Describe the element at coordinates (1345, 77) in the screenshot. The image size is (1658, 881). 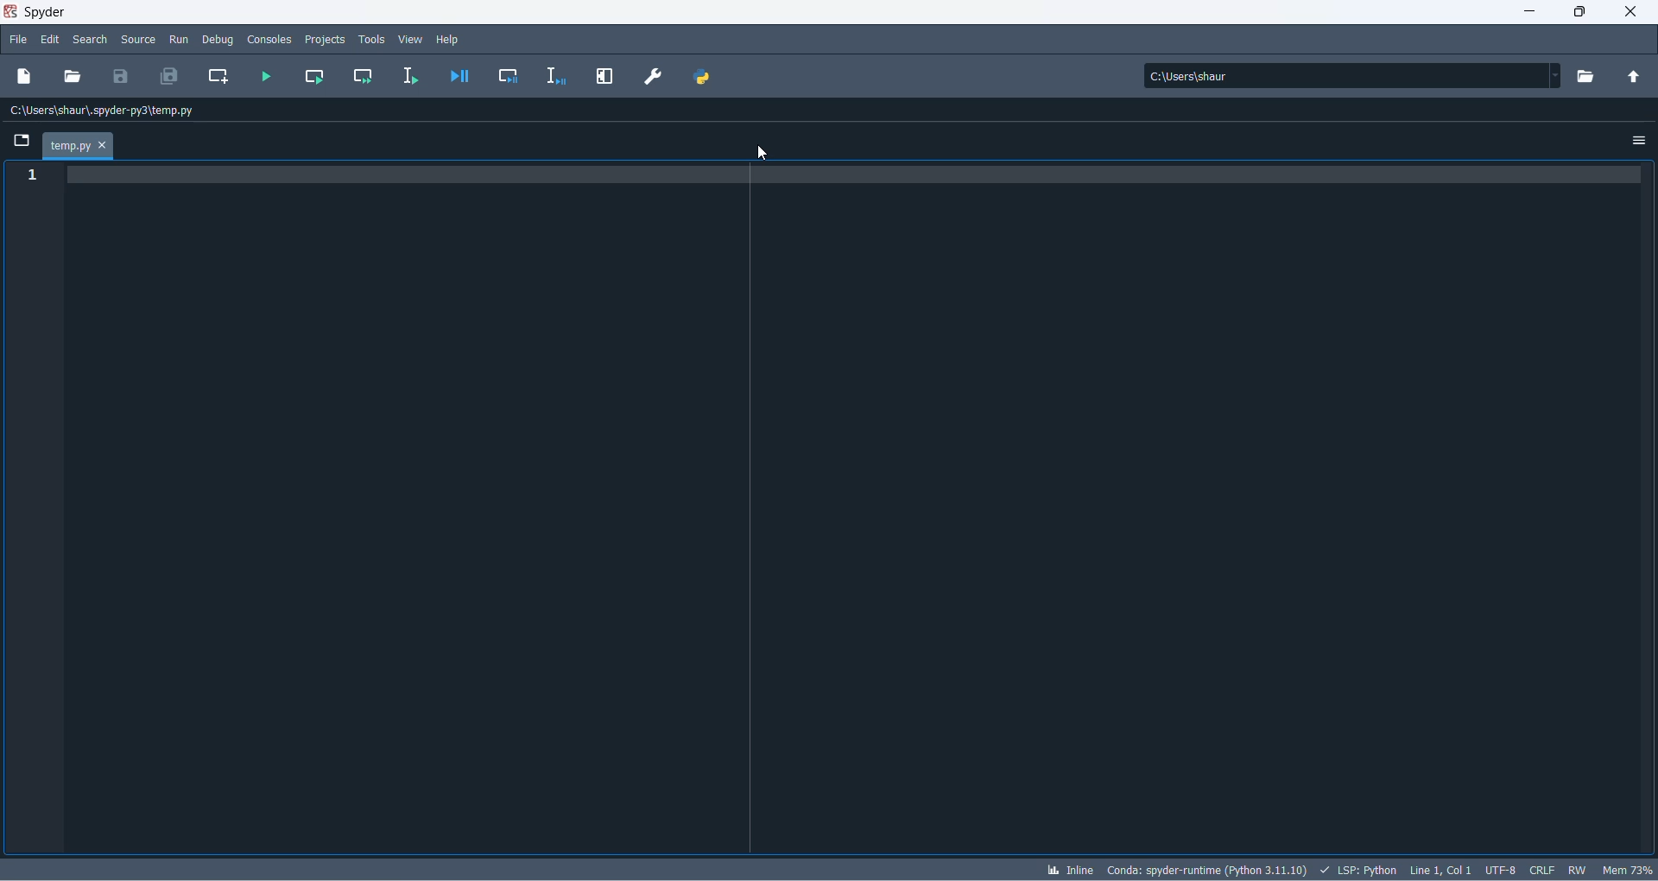
I see `path` at that location.